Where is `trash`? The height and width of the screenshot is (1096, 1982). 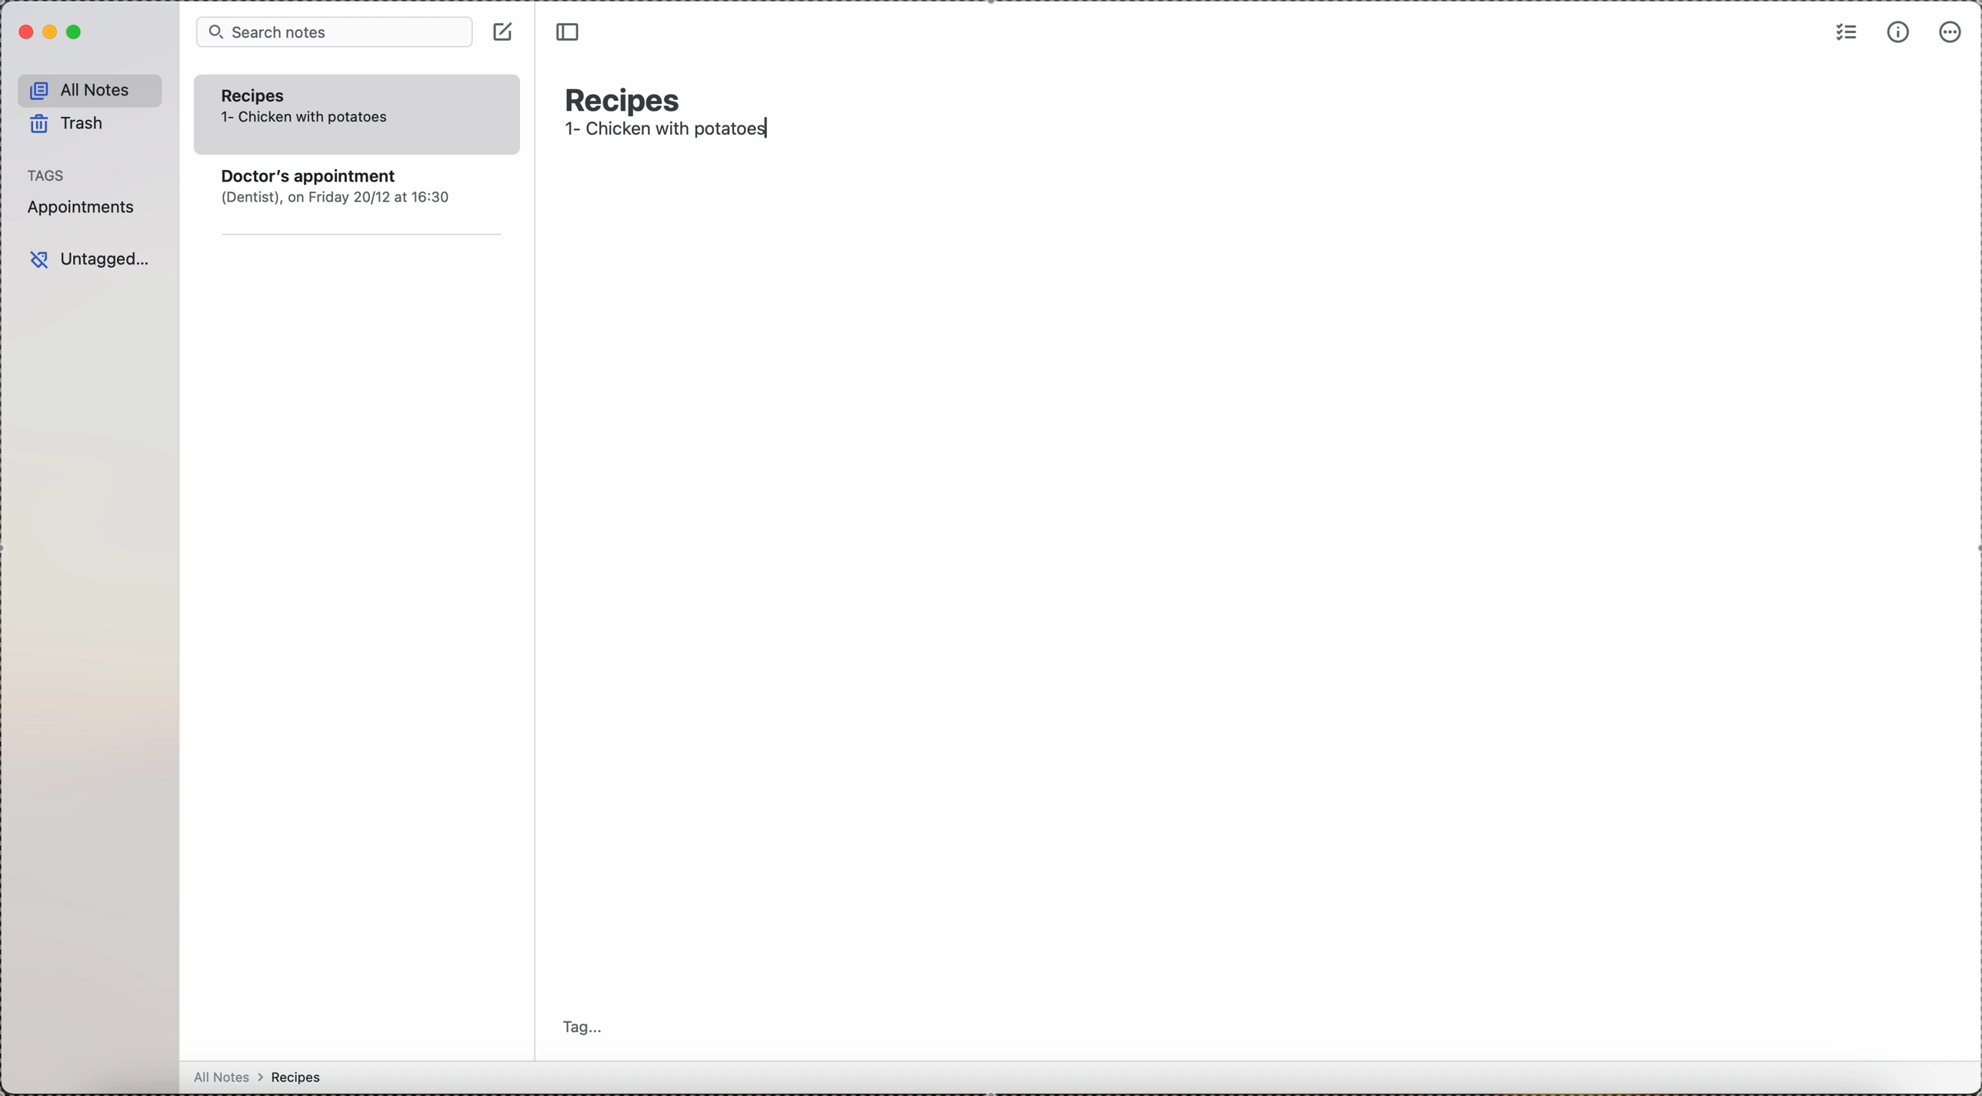
trash is located at coordinates (75, 122).